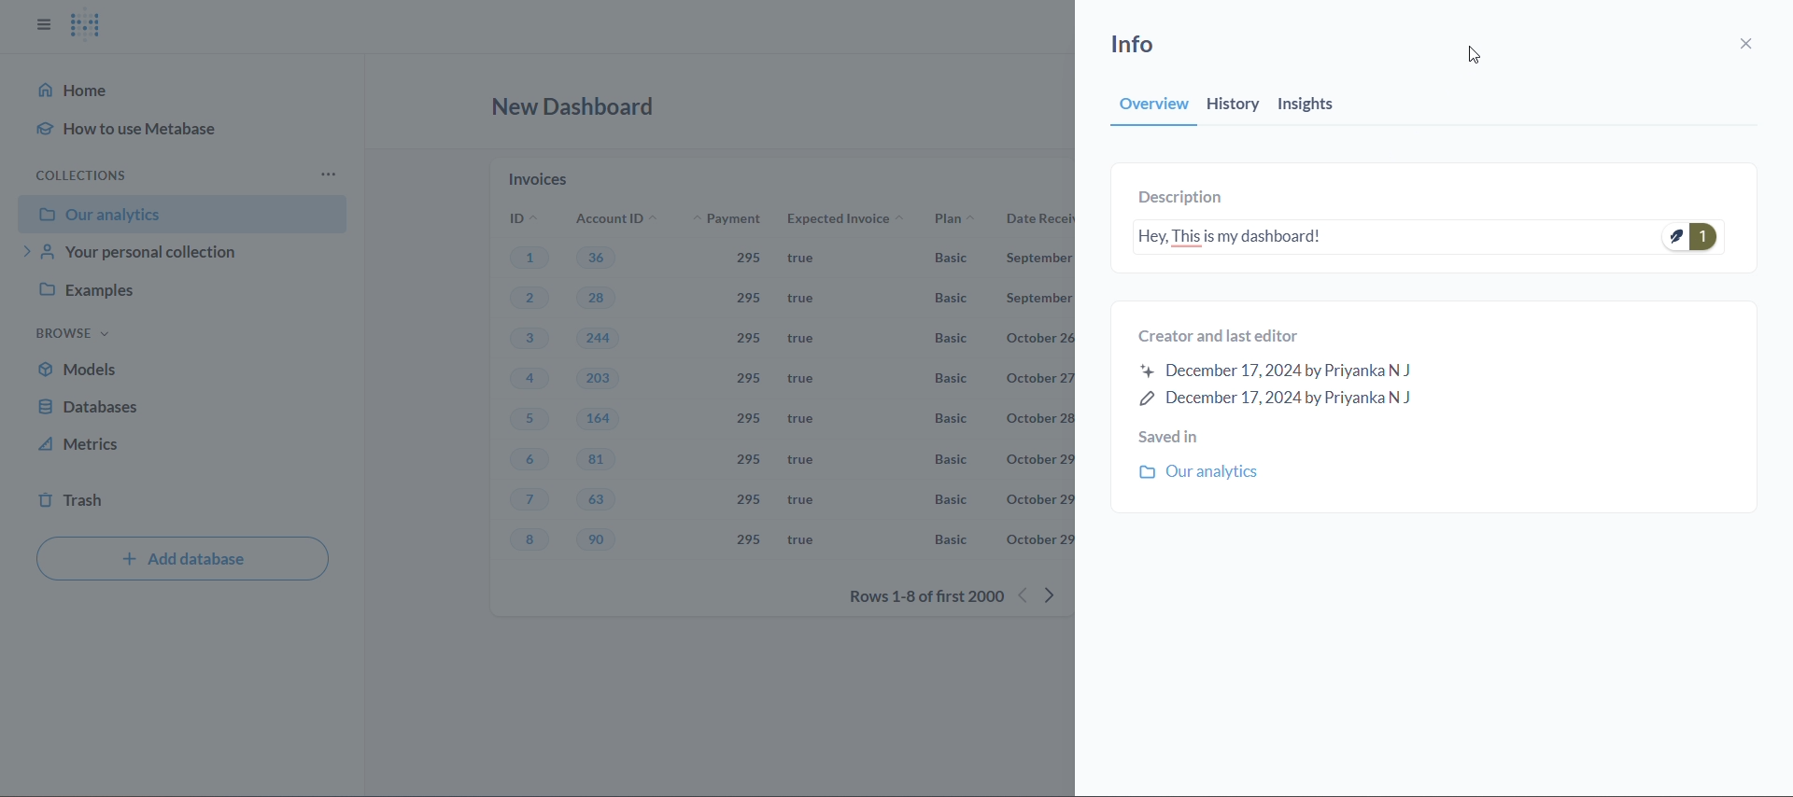 The width and height of the screenshot is (1793, 797). I want to click on october 29, so click(1038, 541).